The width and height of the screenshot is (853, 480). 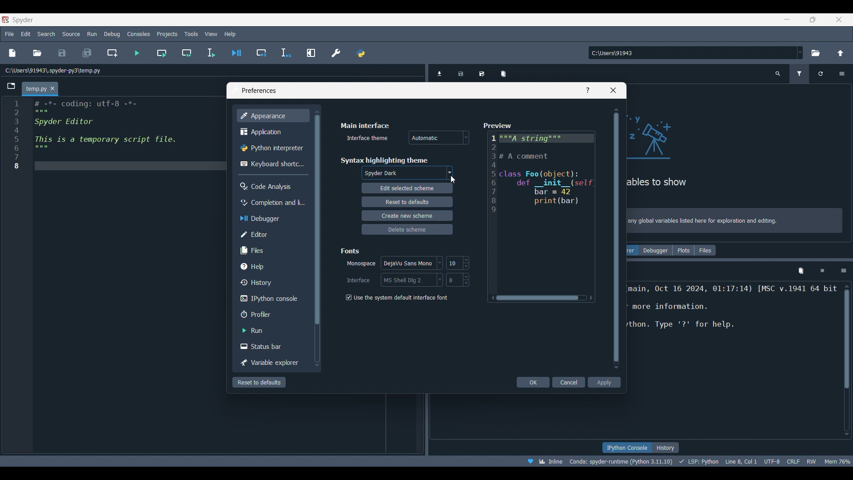 I want to click on Software logo, so click(x=23, y=20).